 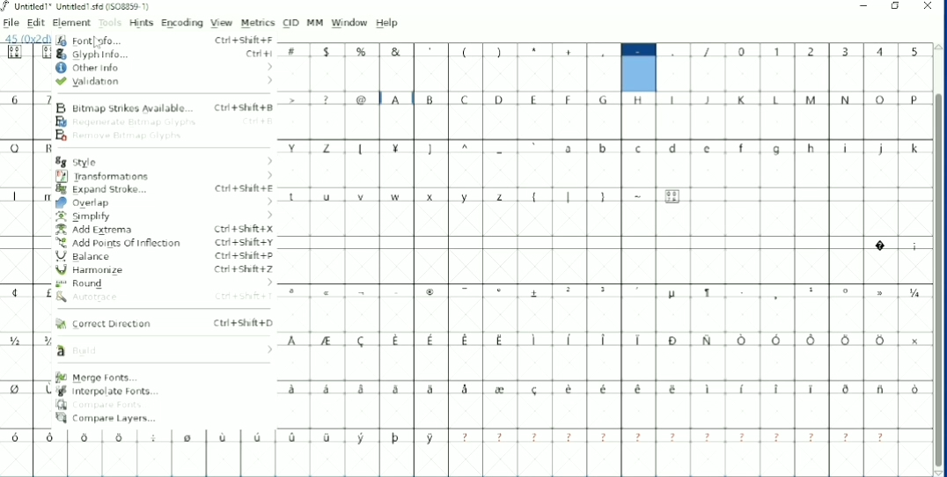 What do you see at coordinates (71, 23) in the screenshot?
I see `Element` at bounding box center [71, 23].